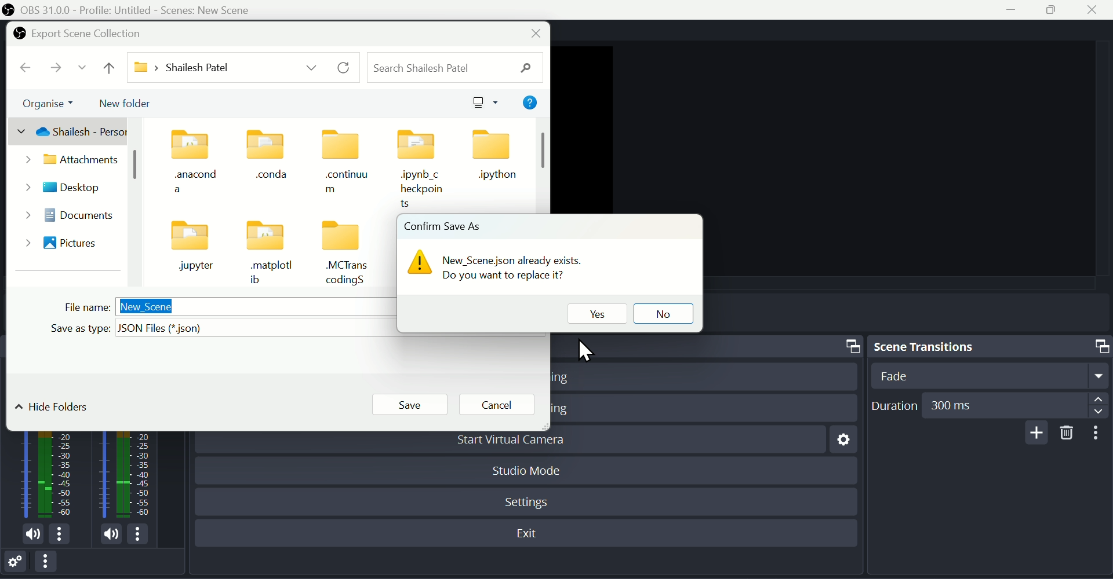  I want to click on Note, so click(508, 266).